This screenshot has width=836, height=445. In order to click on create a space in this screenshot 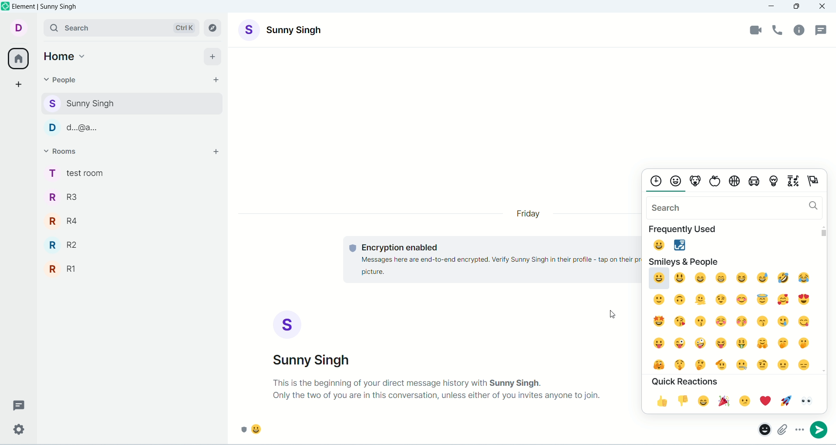, I will do `click(19, 85)`.